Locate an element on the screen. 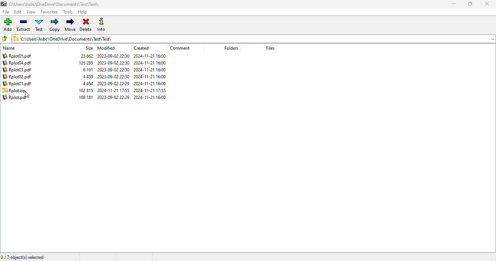 The width and height of the screenshot is (496, 261). info is located at coordinates (101, 24).